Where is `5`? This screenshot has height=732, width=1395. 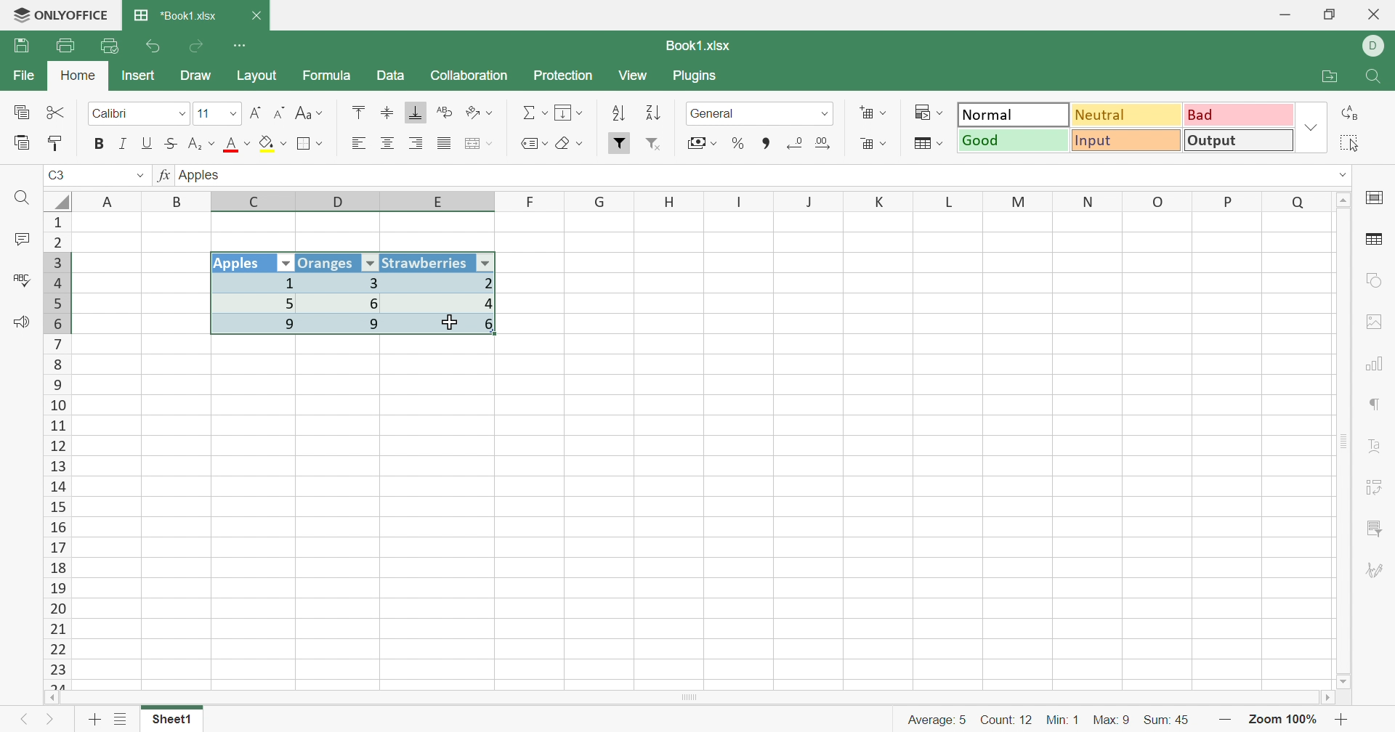
5 is located at coordinates (256, 302).